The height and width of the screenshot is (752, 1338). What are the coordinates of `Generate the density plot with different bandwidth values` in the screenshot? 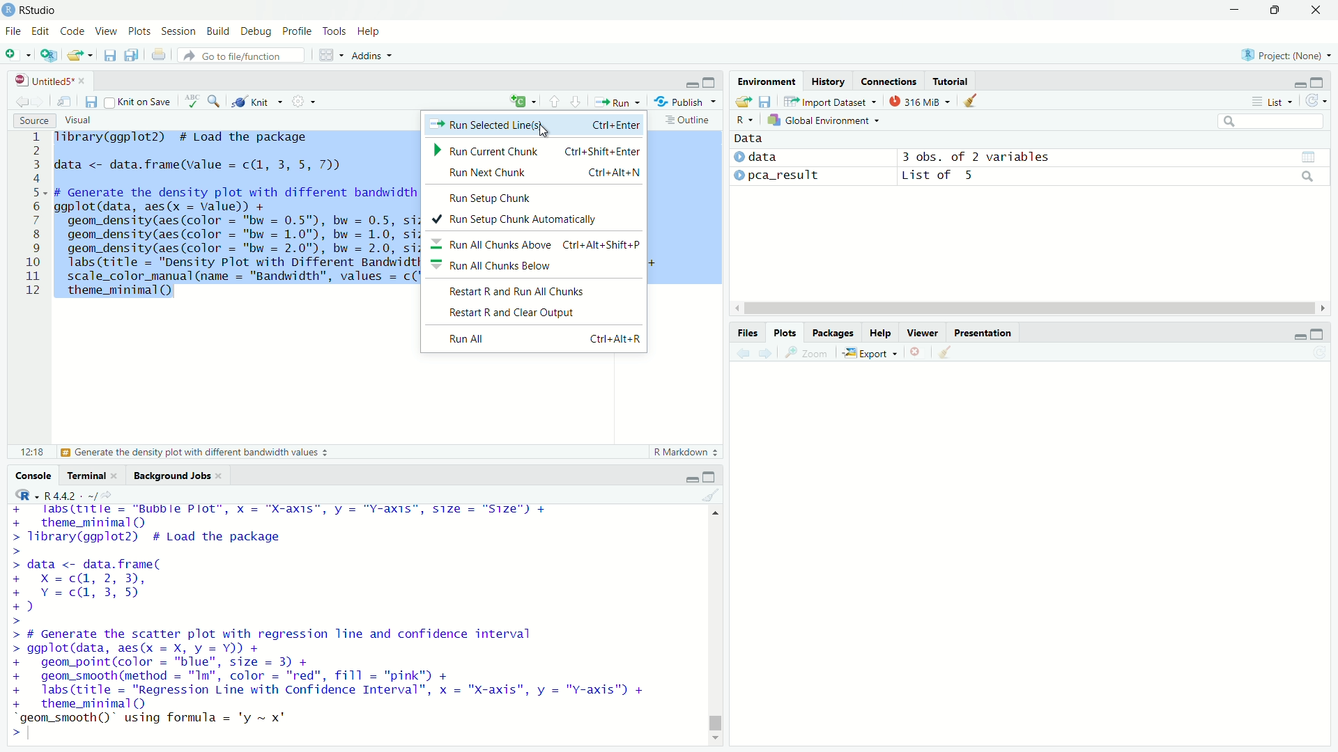 It's located at (193, 453).